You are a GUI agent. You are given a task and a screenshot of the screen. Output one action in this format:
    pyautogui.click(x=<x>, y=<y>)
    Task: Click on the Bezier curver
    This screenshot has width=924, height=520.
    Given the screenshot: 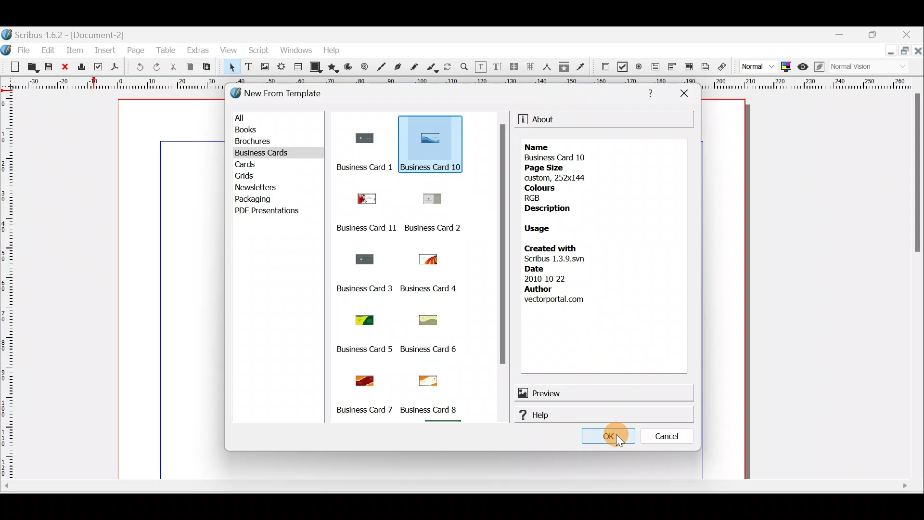 What is the action you would take?
    pyautogui.click(x=398, y=67)
    